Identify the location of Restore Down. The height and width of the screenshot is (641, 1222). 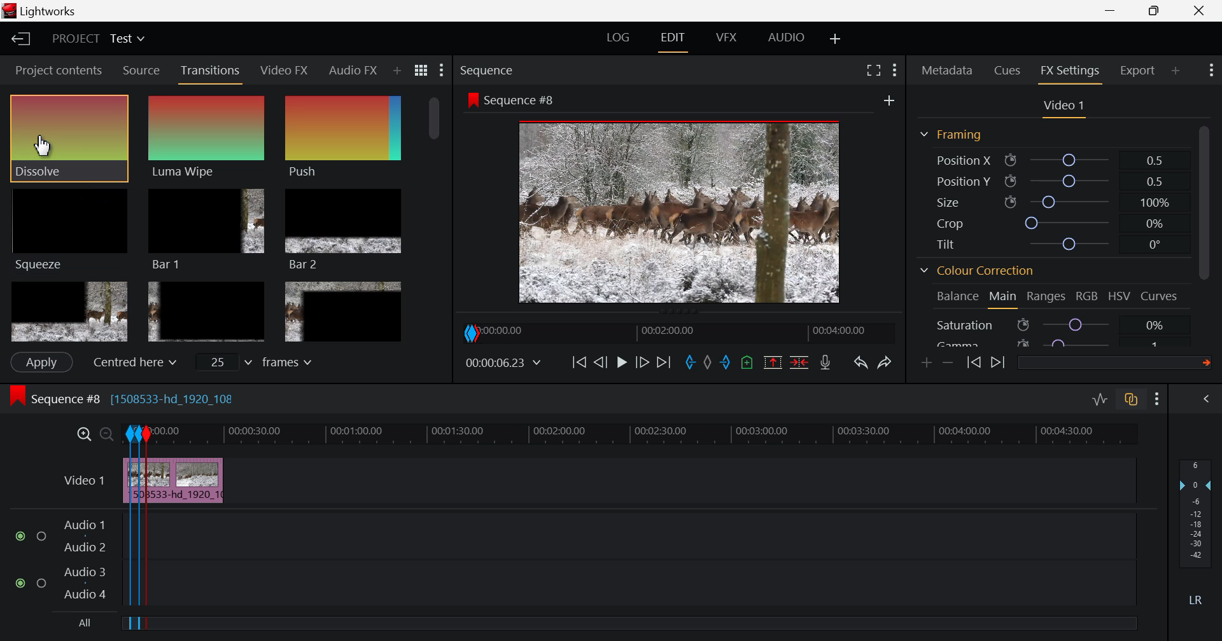
(1114, 11).